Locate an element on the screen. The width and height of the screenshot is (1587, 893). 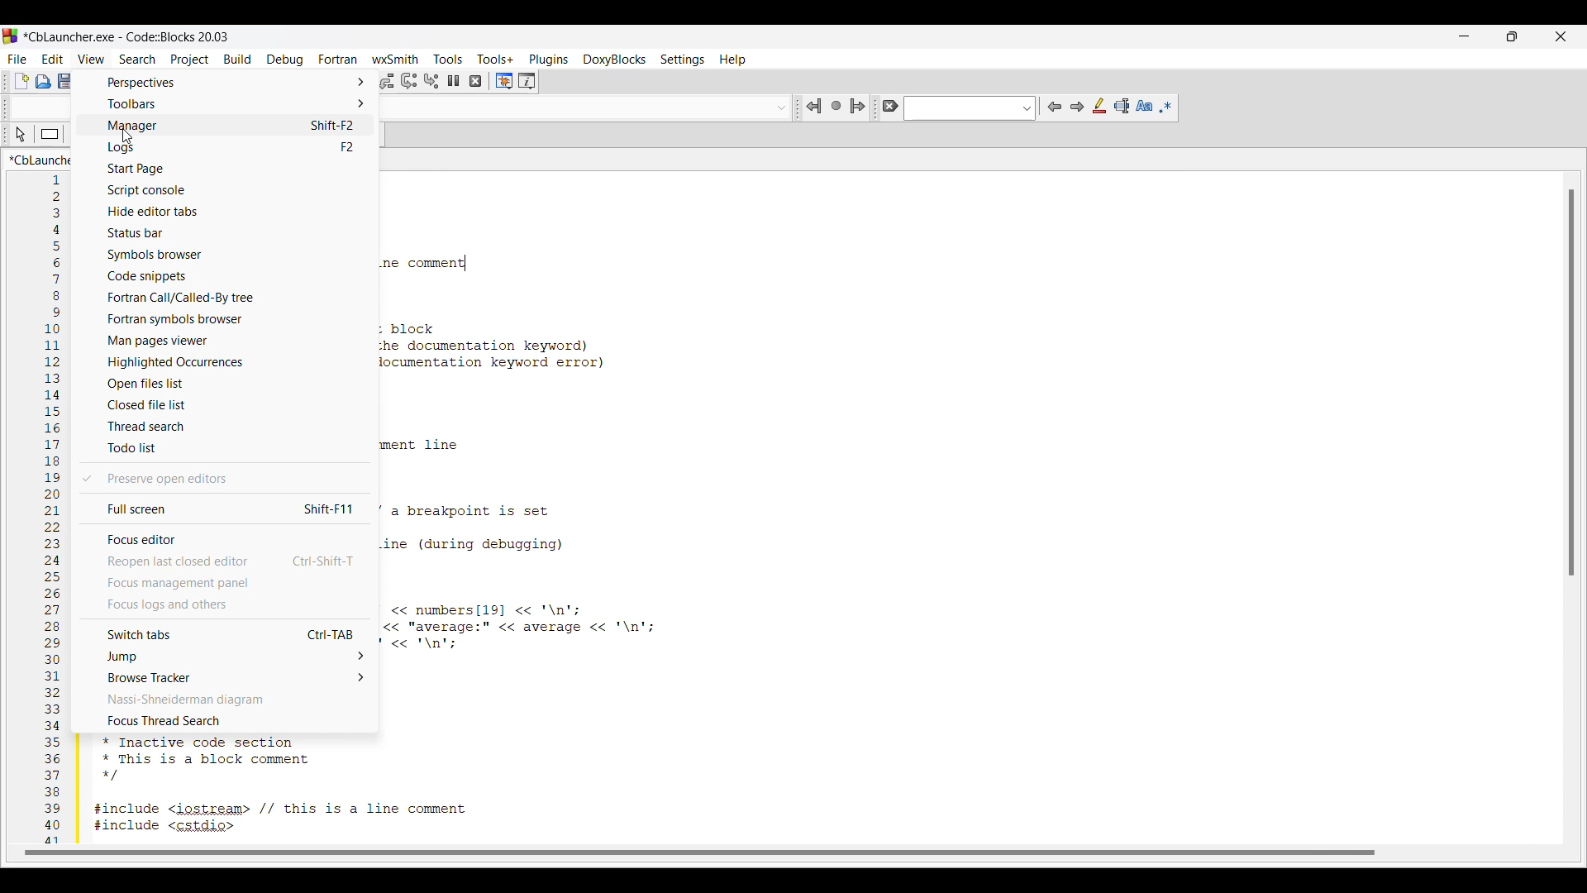
Todo list is located at coordinates (226, 447).